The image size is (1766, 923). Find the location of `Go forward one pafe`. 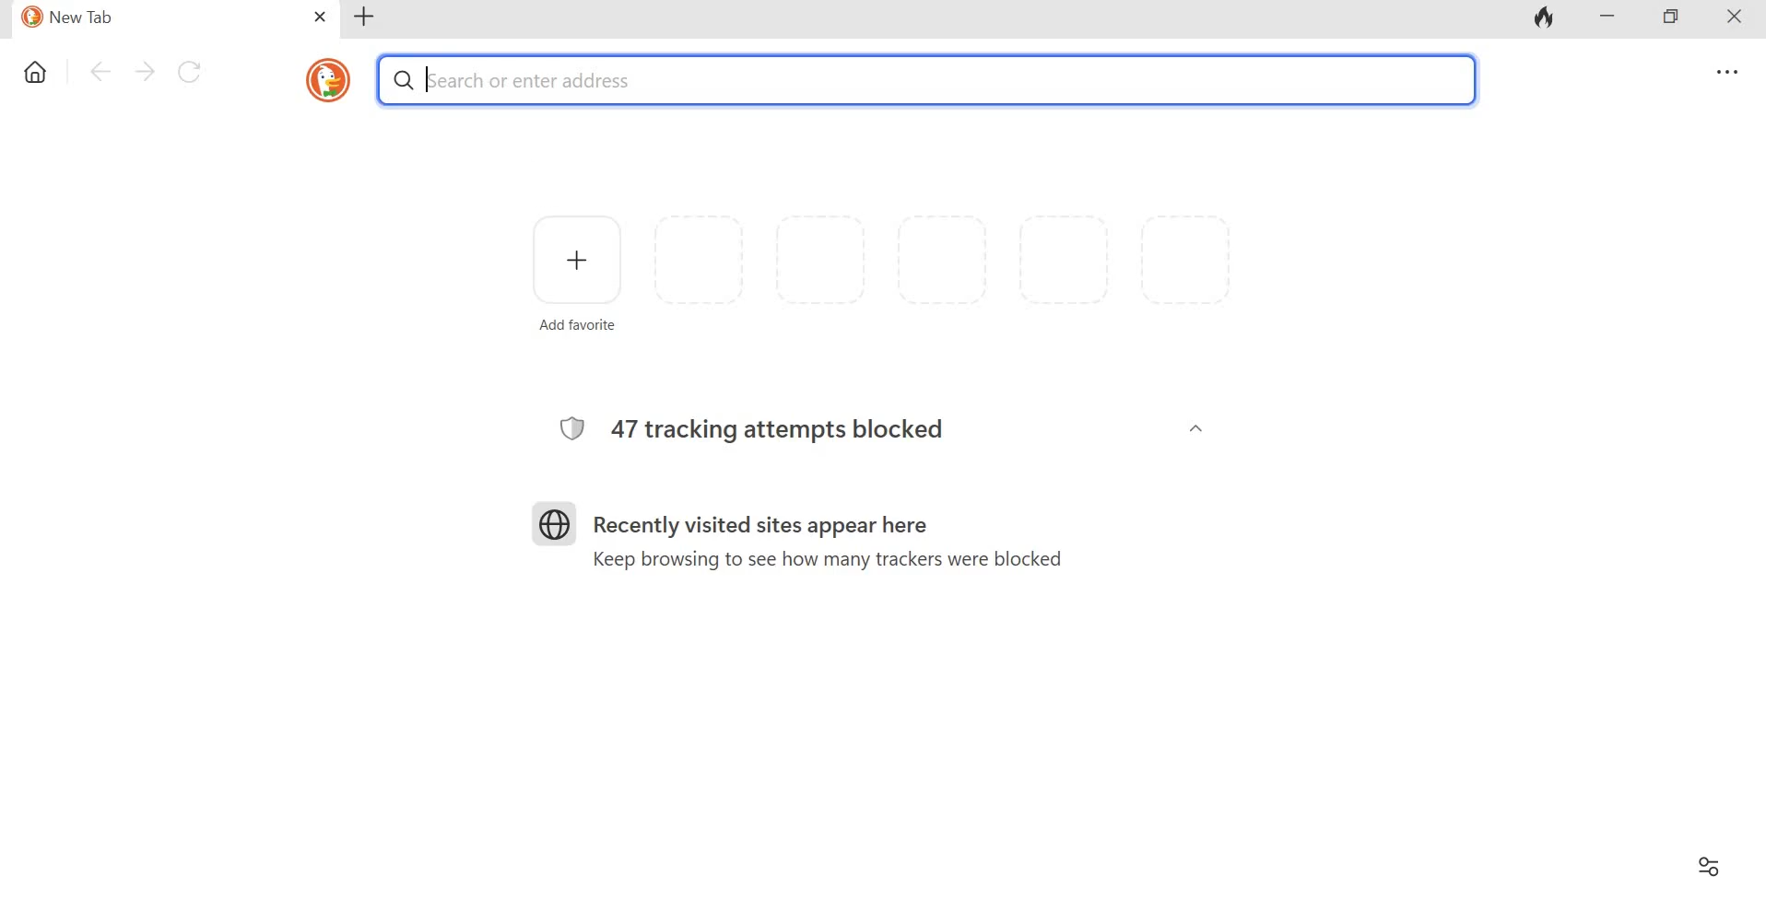

Go forward one pafe is located at coordinates (143, 72).